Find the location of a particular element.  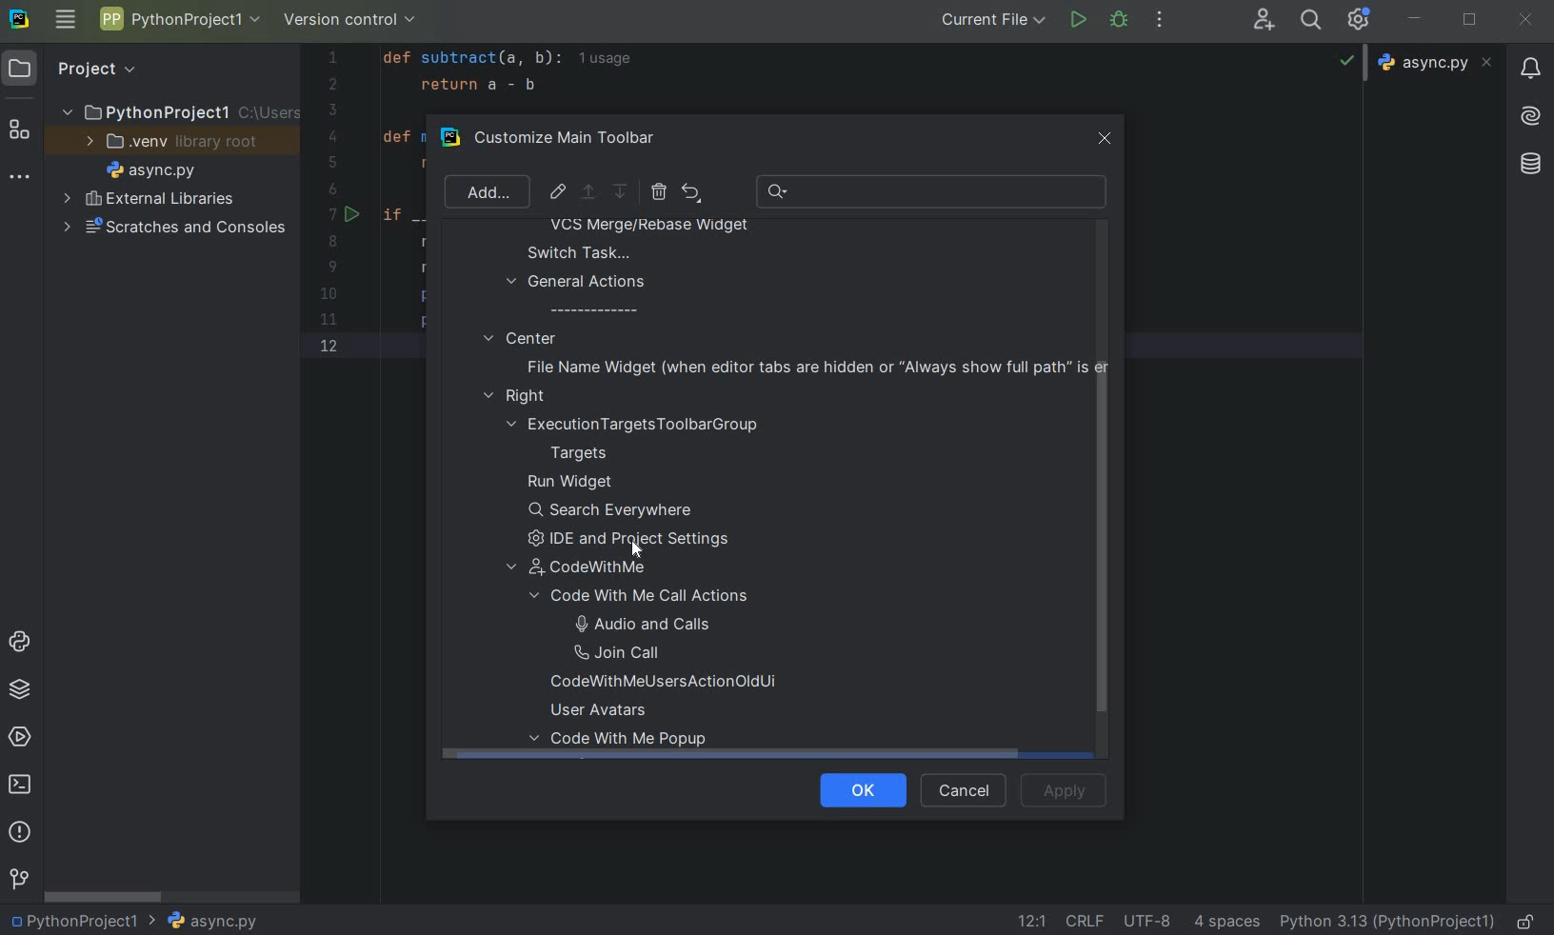

SEARCH EVERYWHERE is located at coordinates (1315, 20).